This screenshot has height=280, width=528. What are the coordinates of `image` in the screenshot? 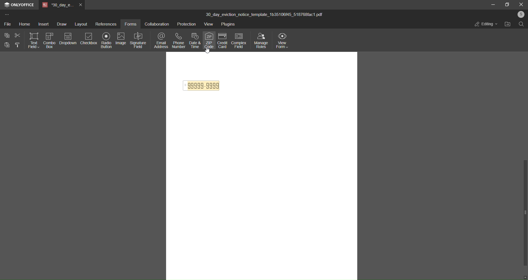 It's located at (120, 38).